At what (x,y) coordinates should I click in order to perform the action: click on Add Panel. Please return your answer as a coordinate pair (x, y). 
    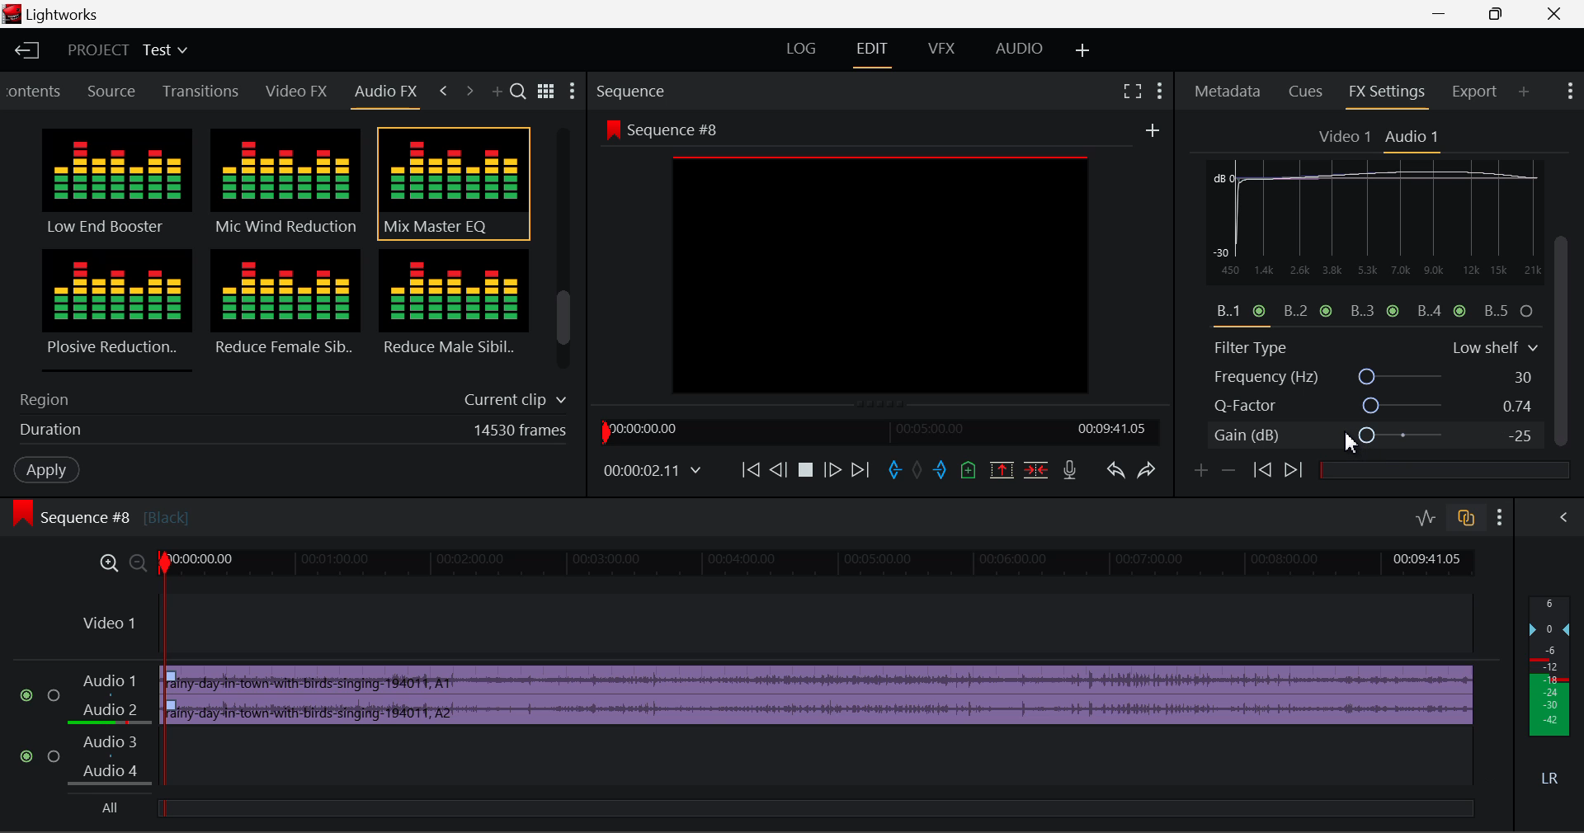
    Looking at the image, I should click on (1524, 93).